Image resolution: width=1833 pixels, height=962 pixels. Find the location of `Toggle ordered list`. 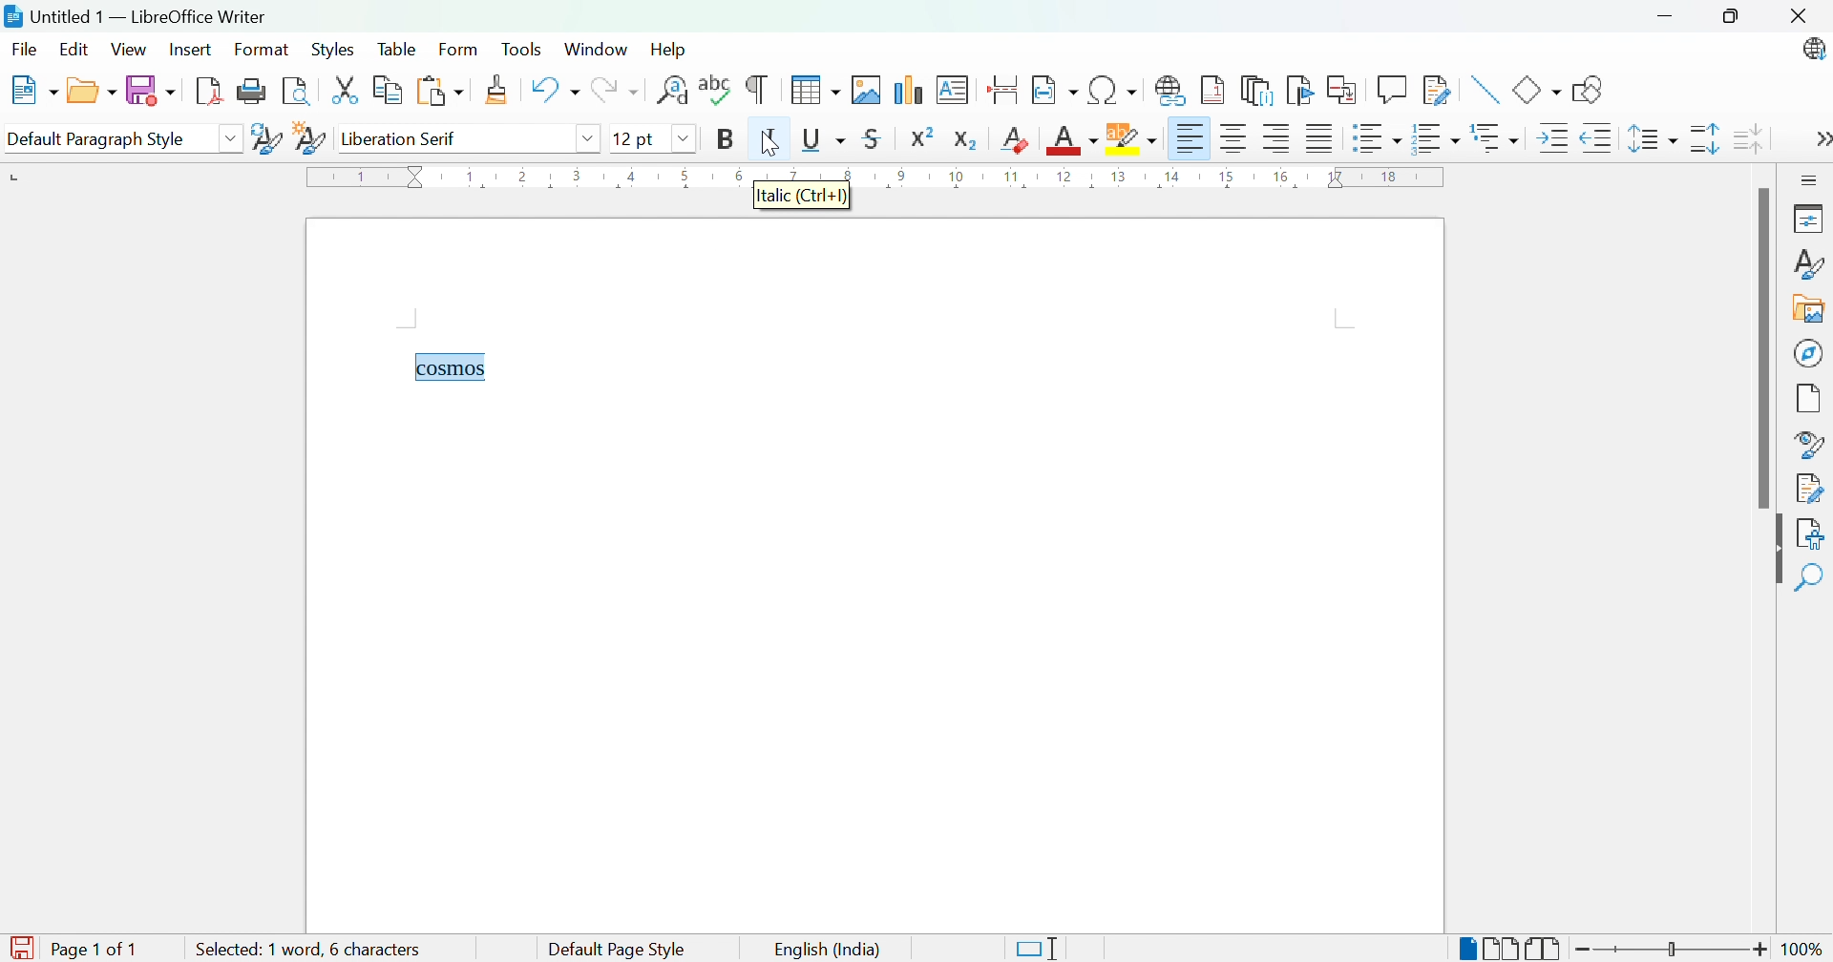

Toggle ordered list is located at coordinates (1437, 139).